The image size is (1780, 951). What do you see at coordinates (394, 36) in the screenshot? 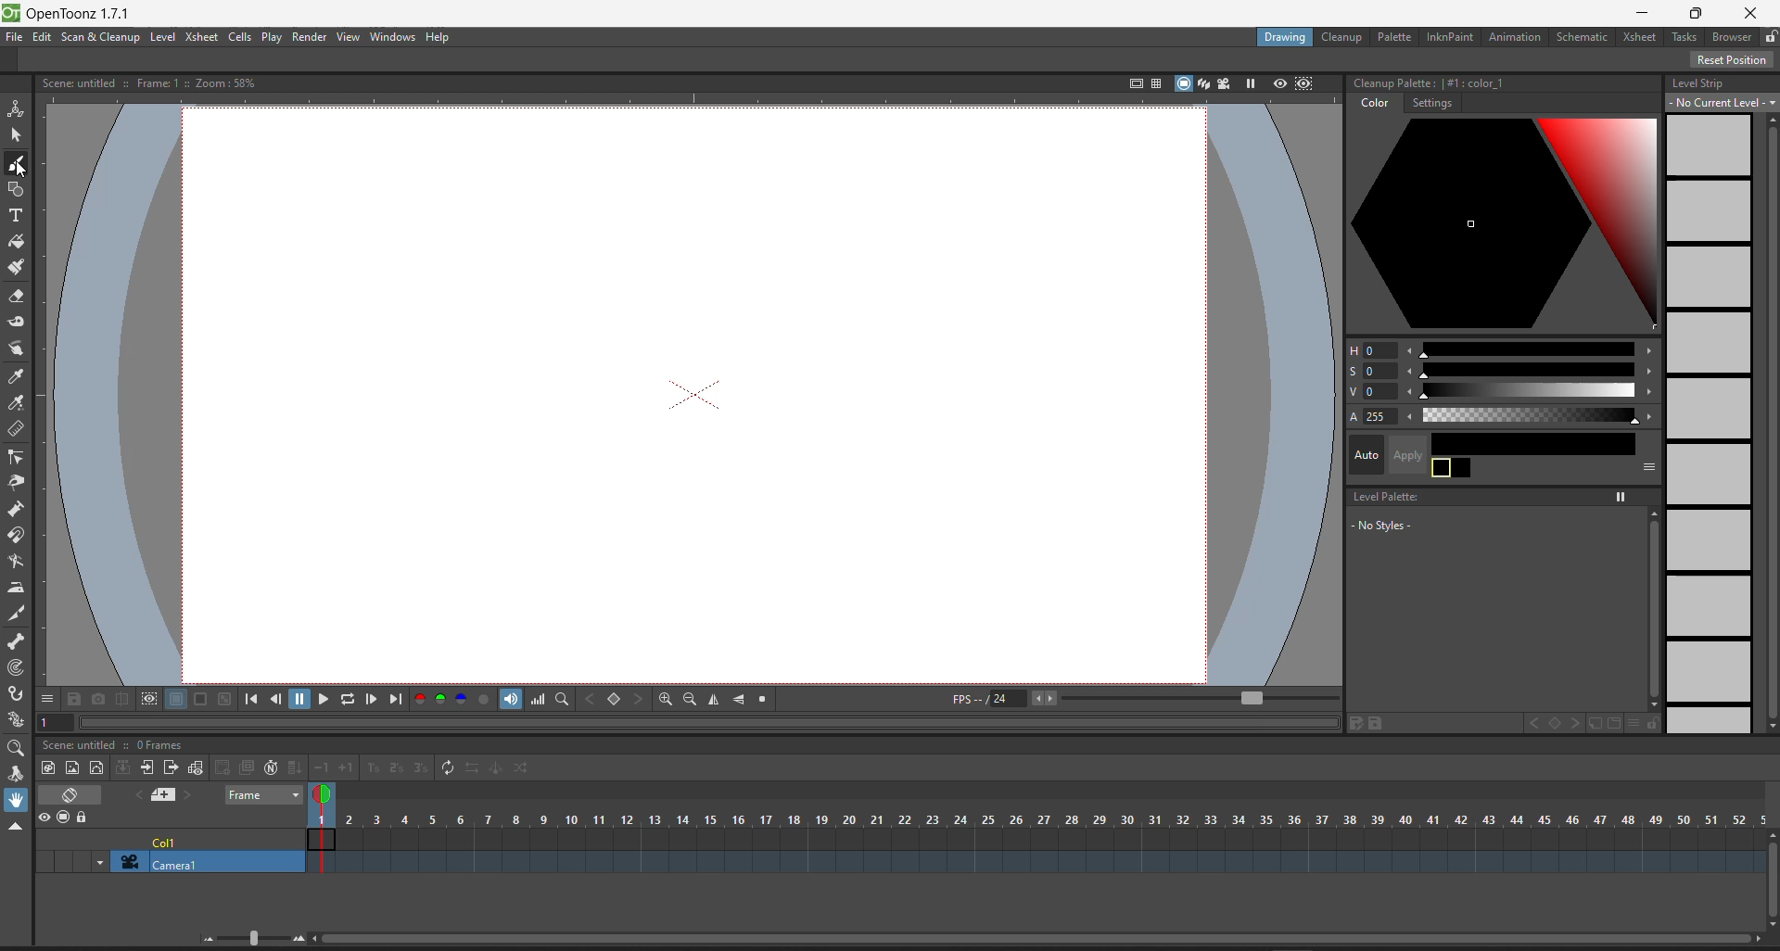
I see `windows` at bounding box center [394, 36].